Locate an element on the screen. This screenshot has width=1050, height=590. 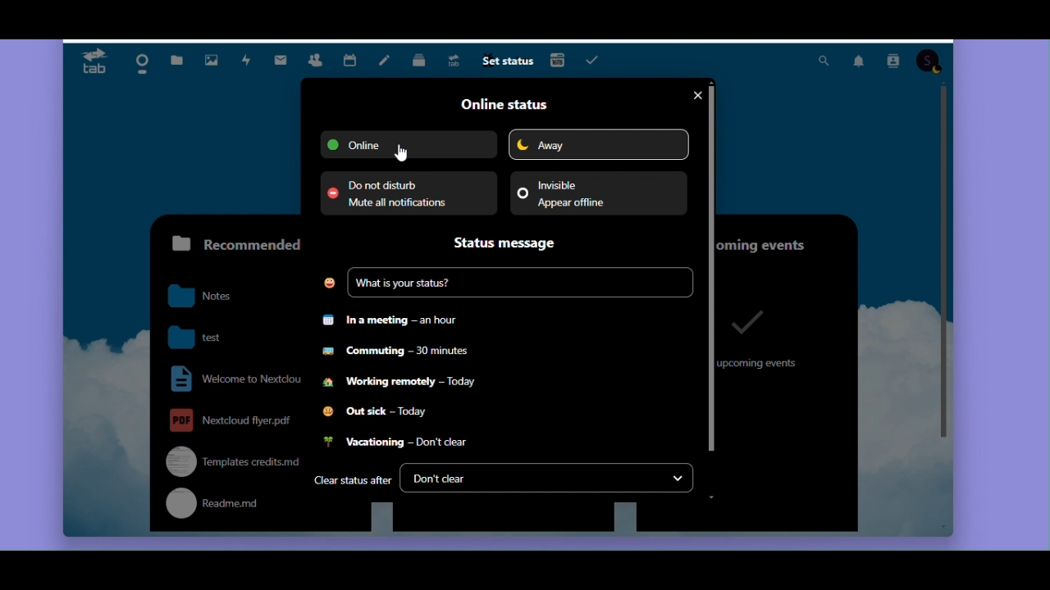
16GB is located at coordinates (558, 59).